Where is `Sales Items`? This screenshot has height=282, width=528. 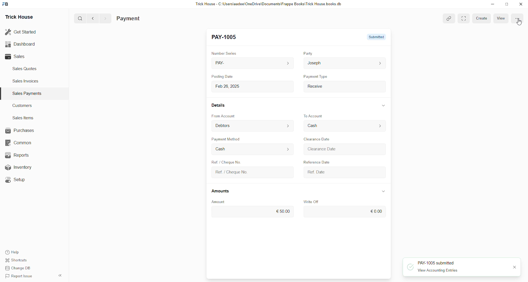
Sales Items is located at coordinates (23, 118).